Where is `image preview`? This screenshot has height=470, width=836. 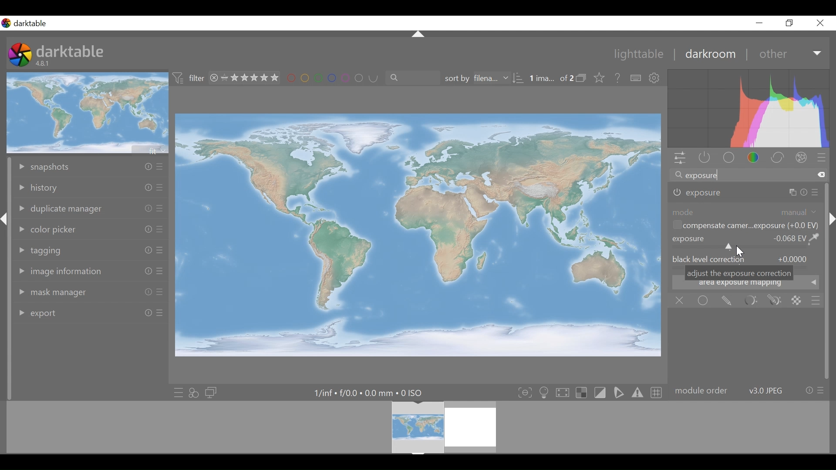 image preview is located at coordinates (88, 112).